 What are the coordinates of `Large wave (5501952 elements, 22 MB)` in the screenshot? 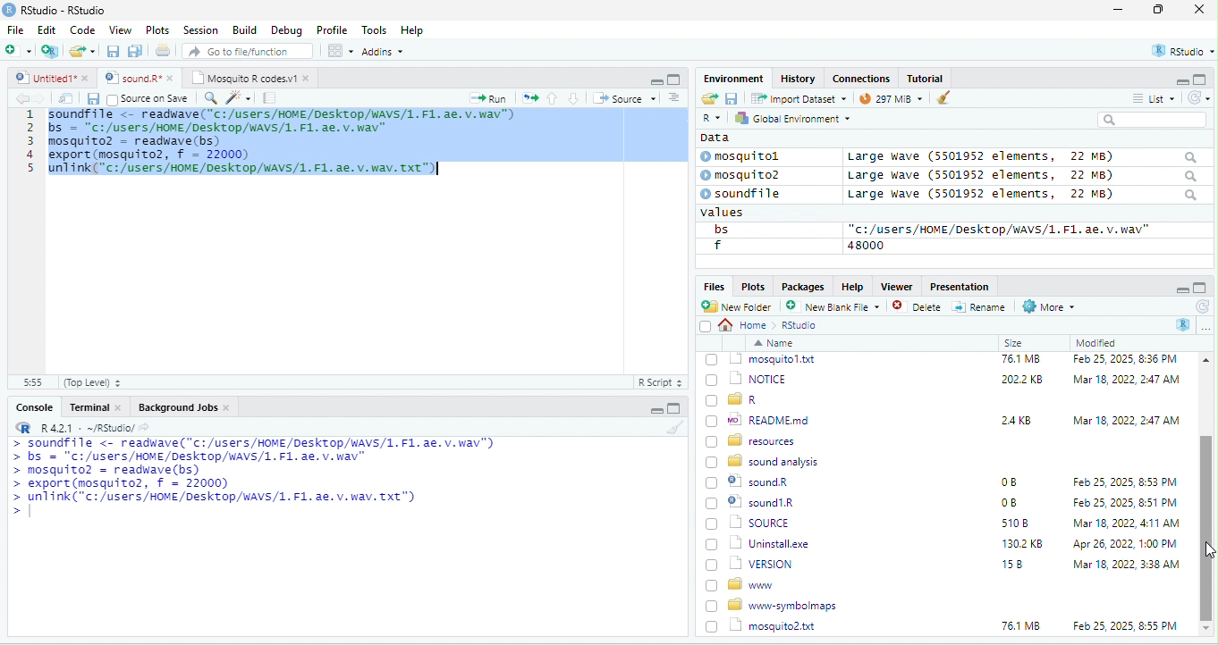 It's located at (1021, 156).